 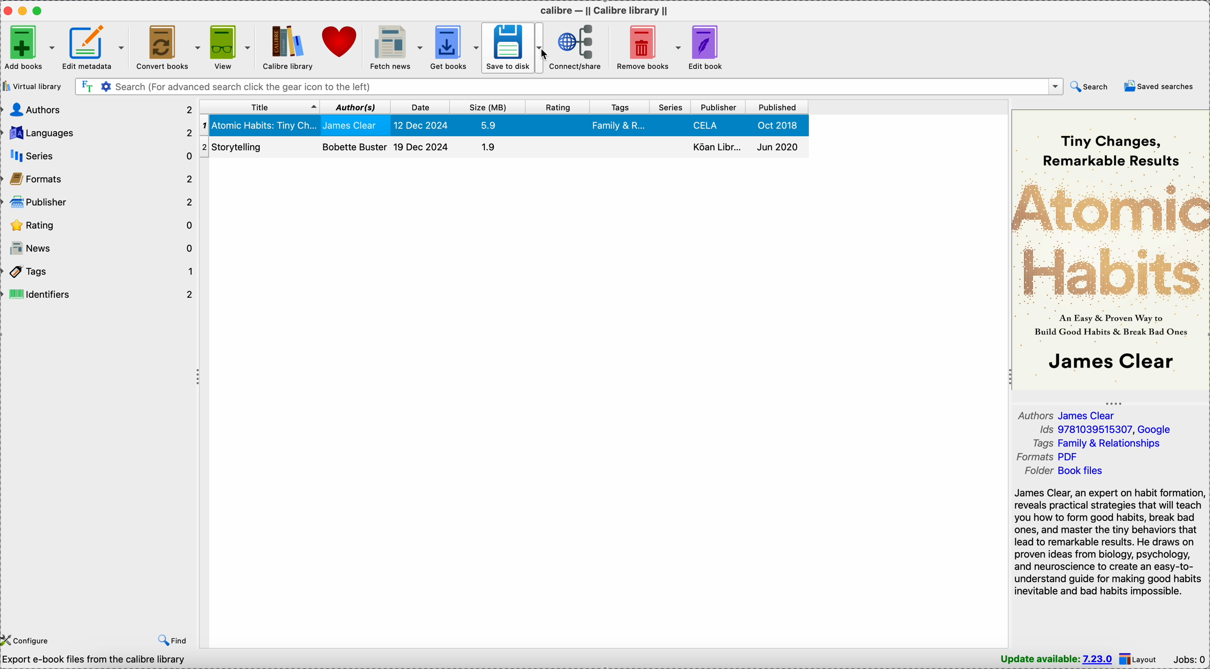 What do you see at coordinates (28, 639) in the screenshot?
I see `configure` at bounding box center [28, 639].